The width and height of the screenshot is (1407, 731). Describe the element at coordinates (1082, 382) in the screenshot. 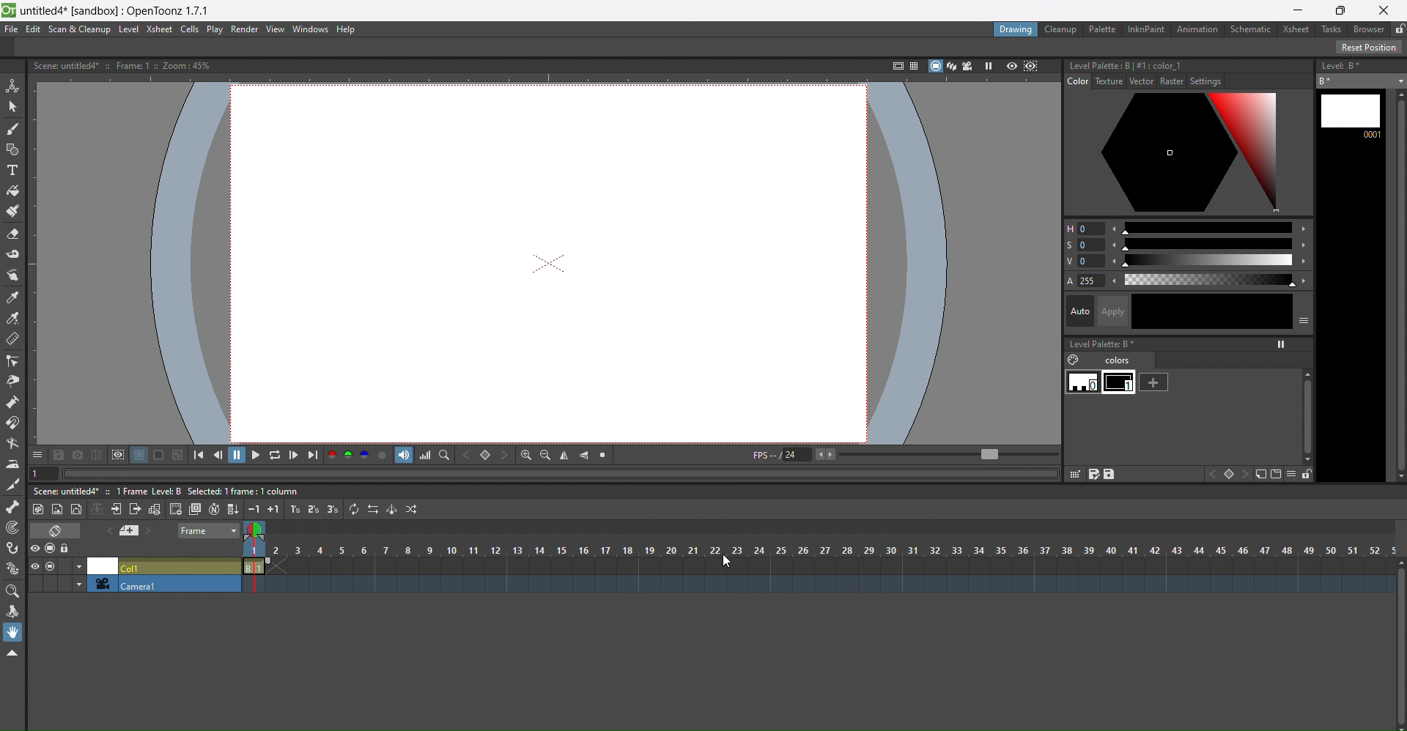

I see `0` at that location.